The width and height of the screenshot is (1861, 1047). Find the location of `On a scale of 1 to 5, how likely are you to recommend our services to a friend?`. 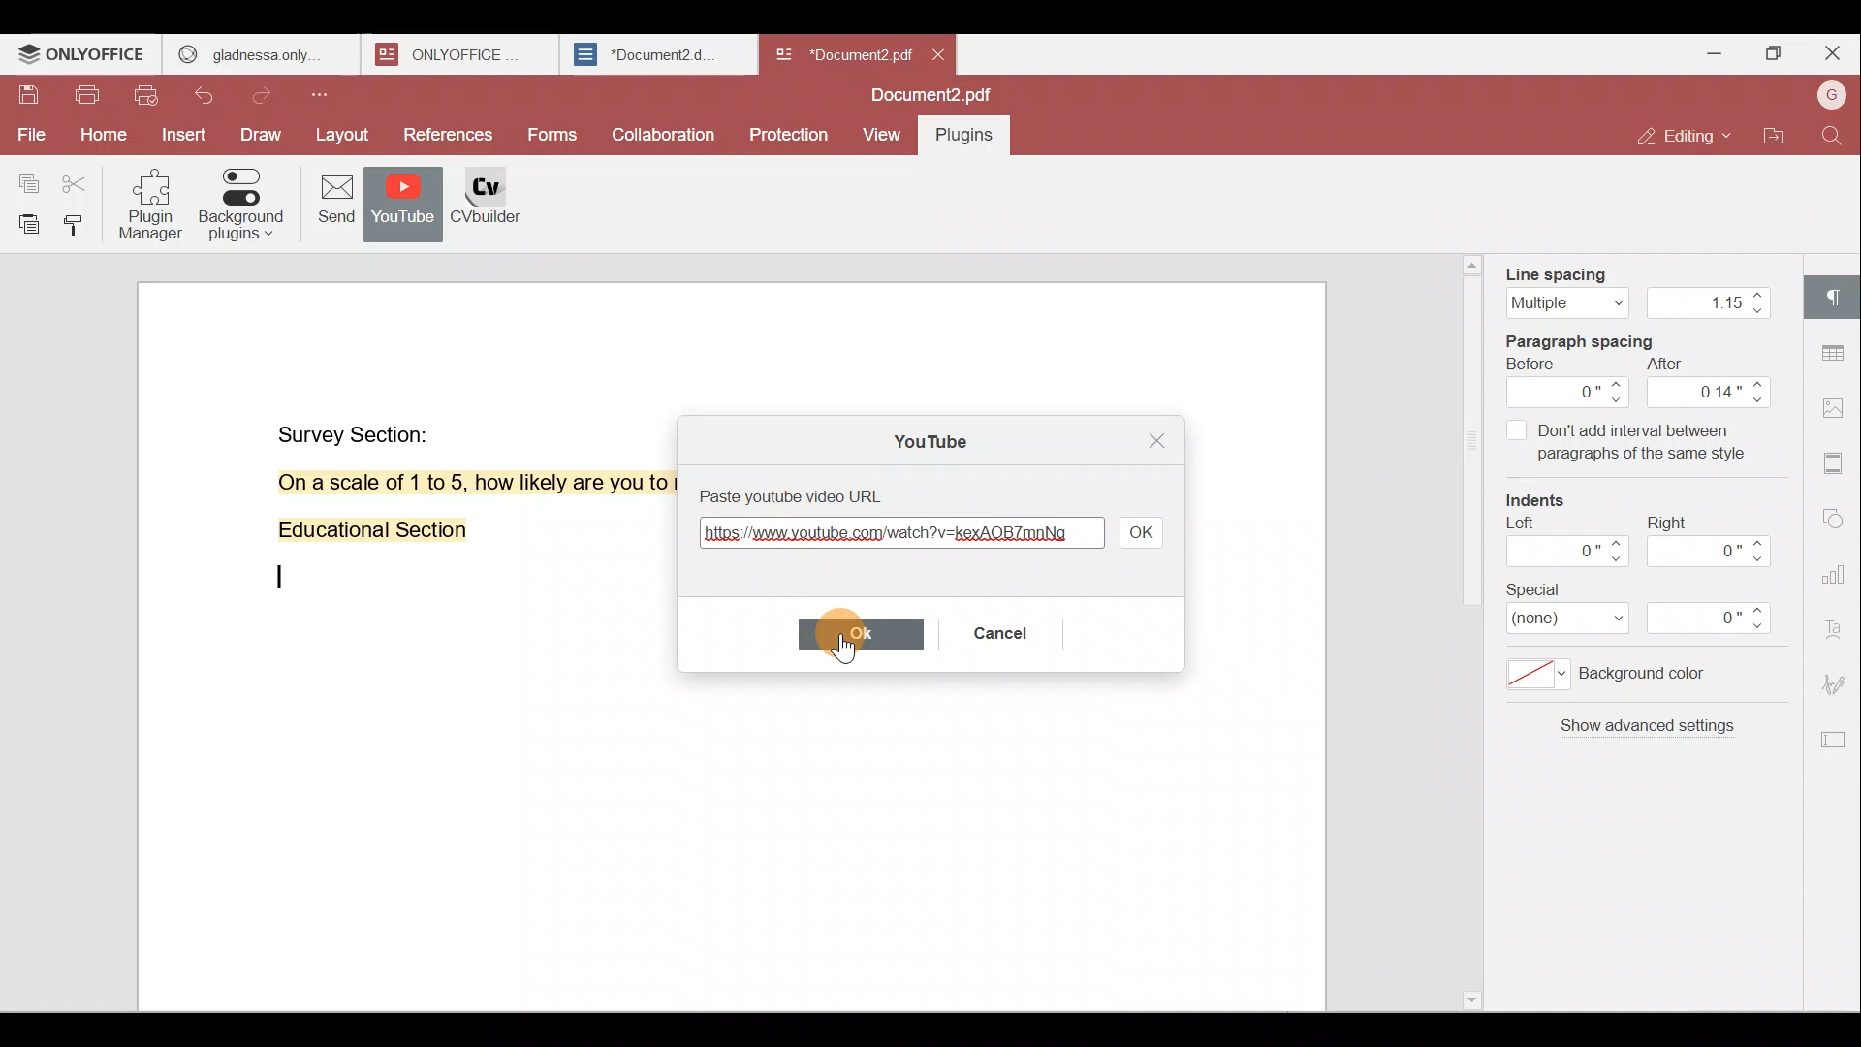

On a scale of 1 to 5, how likely are you to recommend our services to a friend? is located at coordinates (450, 483).